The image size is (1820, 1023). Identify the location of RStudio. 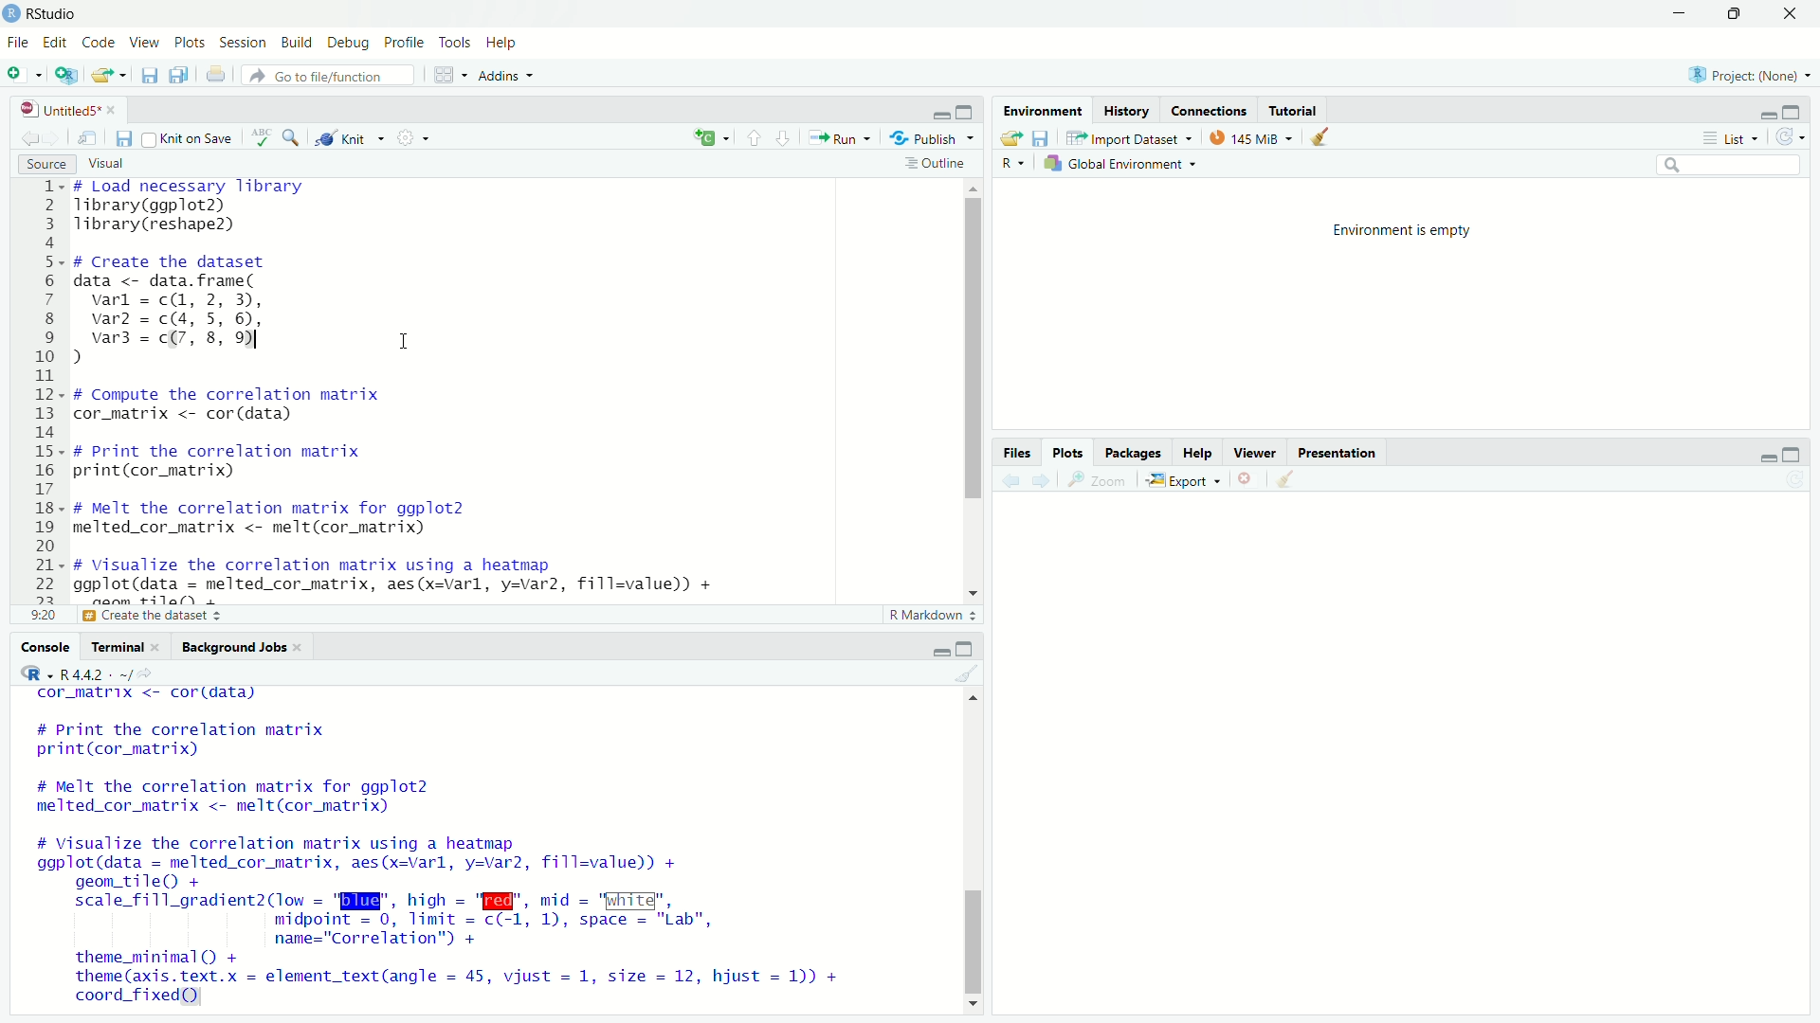
(54, 14).